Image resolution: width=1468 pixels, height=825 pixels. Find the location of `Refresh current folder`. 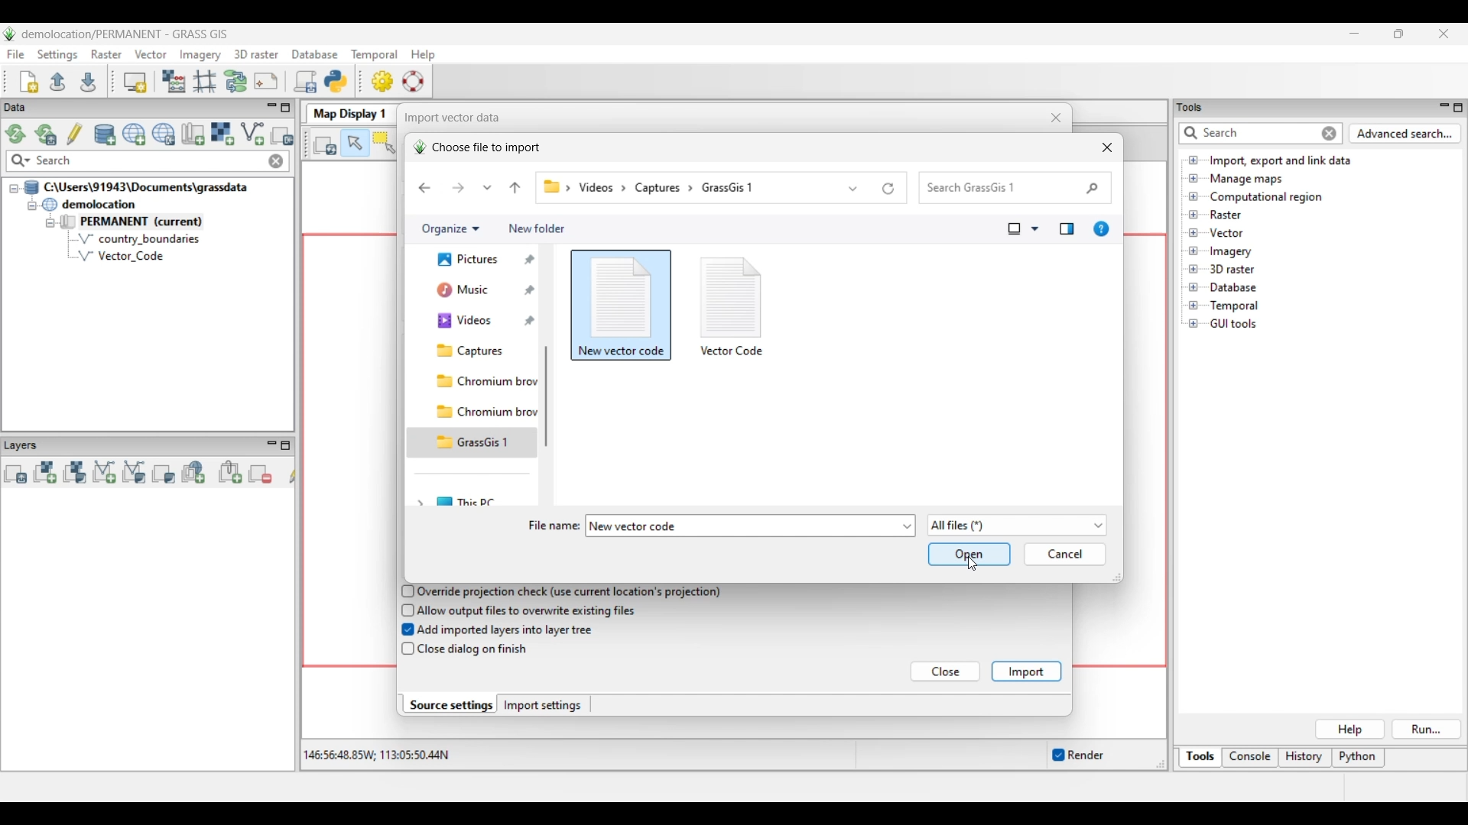

Refresh current folder is located at coordinates (888, 189).